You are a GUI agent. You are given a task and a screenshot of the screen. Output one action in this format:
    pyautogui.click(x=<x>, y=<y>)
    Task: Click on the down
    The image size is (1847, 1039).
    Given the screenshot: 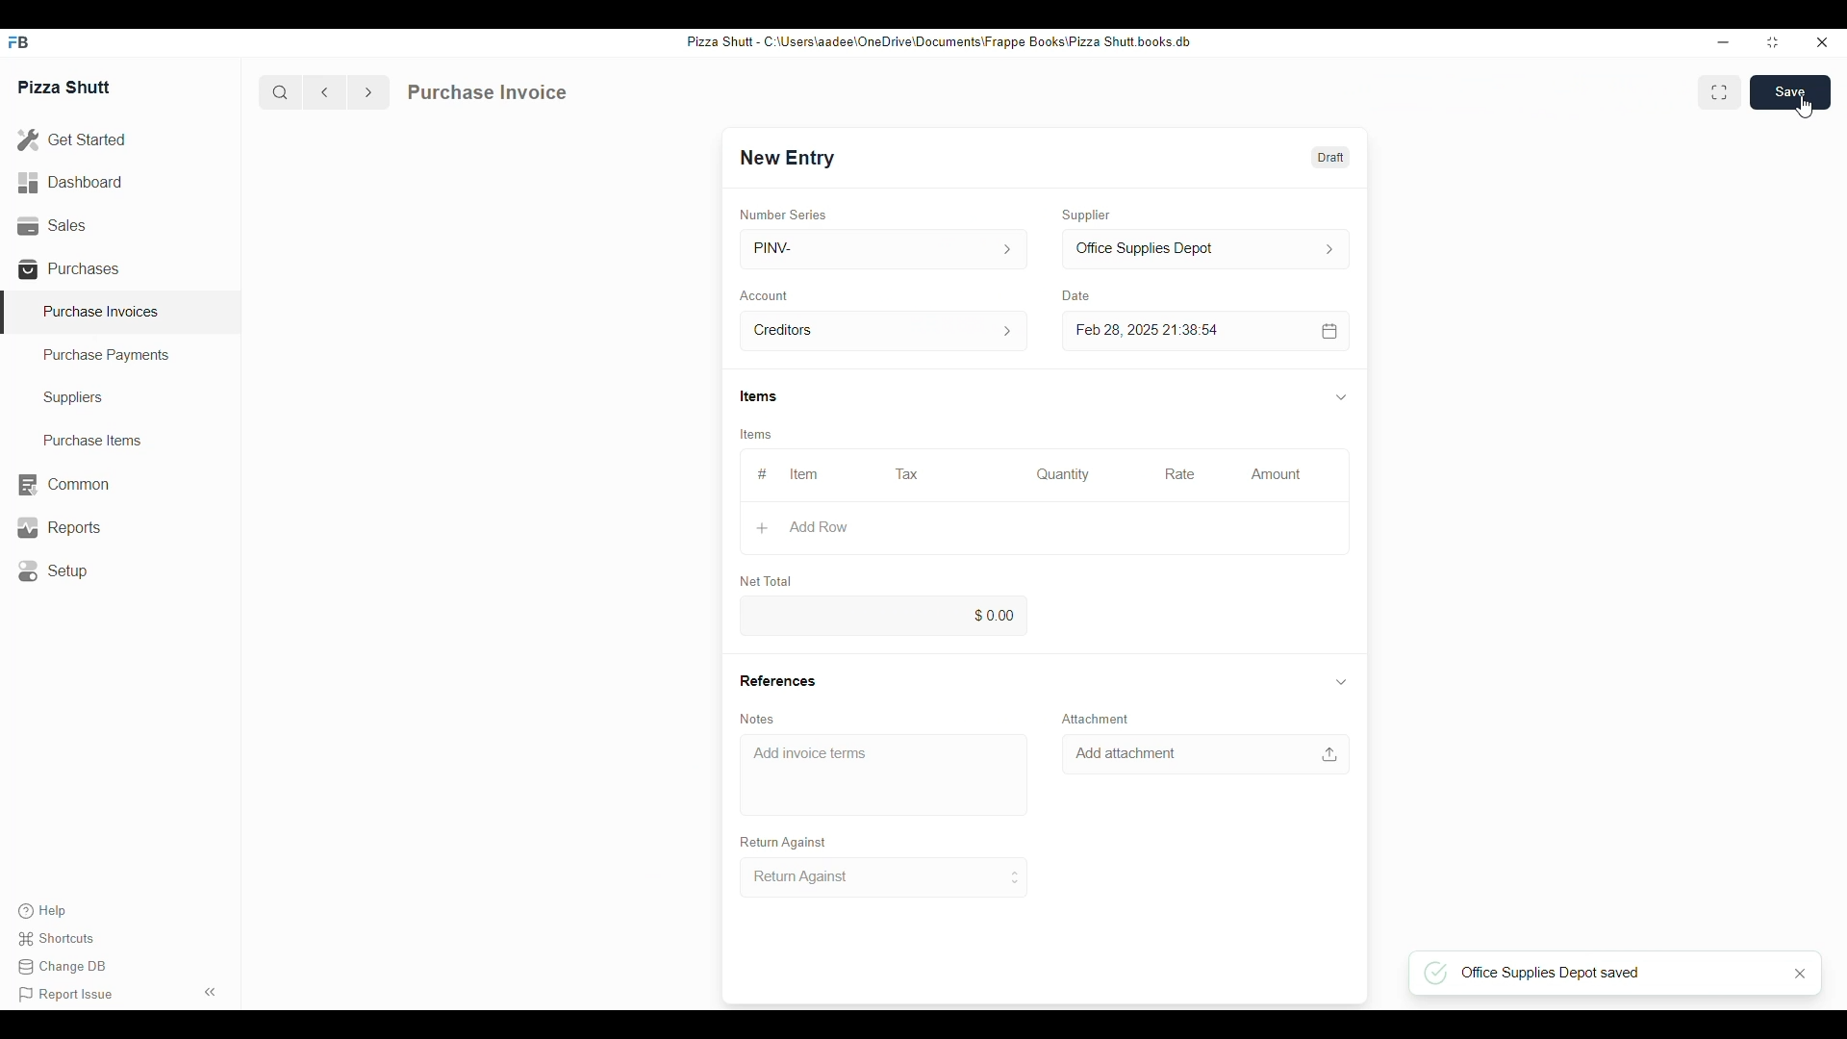 What is the action you would take?
    pyautogui.click(x=1339, y=397)
    